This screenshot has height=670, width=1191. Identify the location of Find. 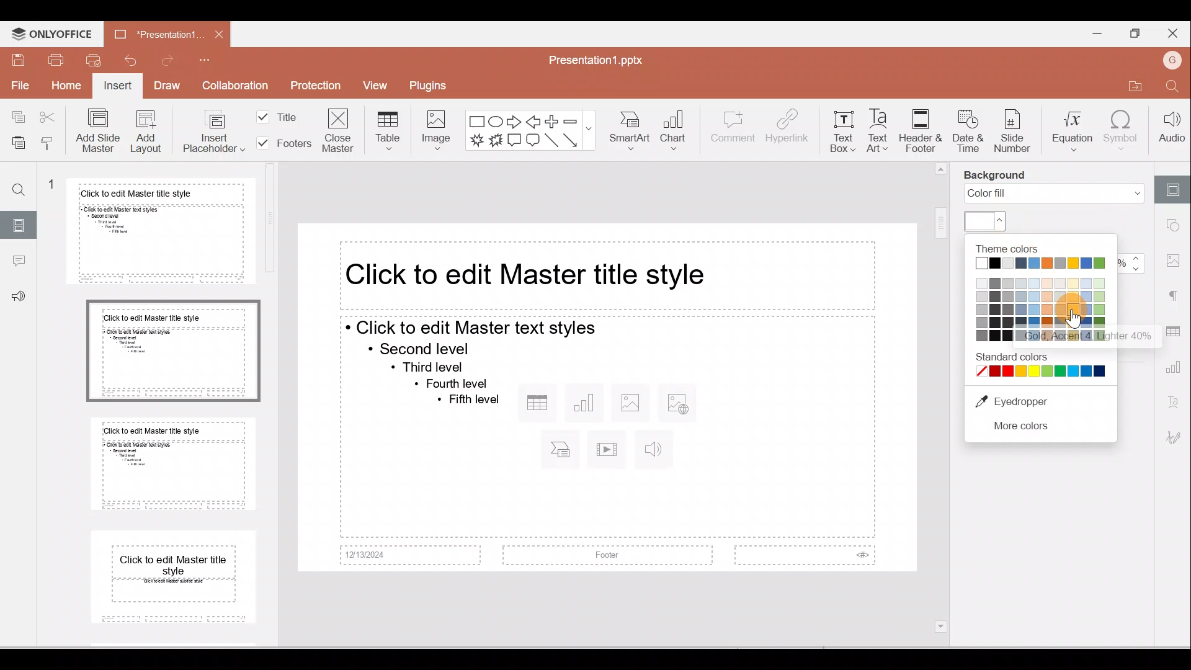
(1174, 88).